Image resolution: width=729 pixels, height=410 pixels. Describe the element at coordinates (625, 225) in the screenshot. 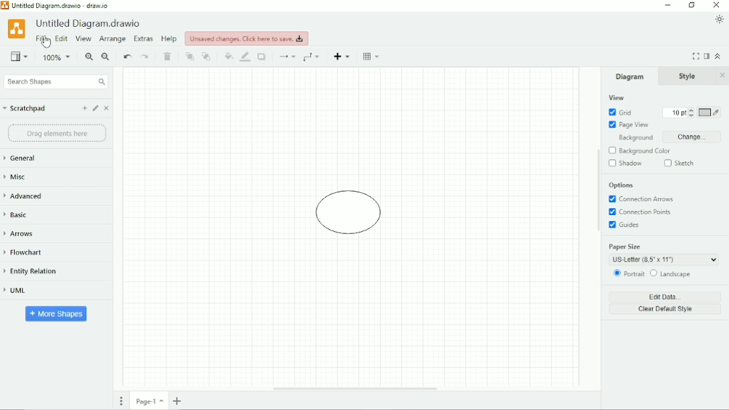

I see `Guides` at that location.